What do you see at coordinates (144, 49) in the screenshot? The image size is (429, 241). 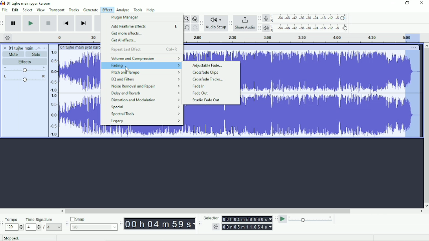 I see `Repeat last effect` at bounding box center [144, 49].